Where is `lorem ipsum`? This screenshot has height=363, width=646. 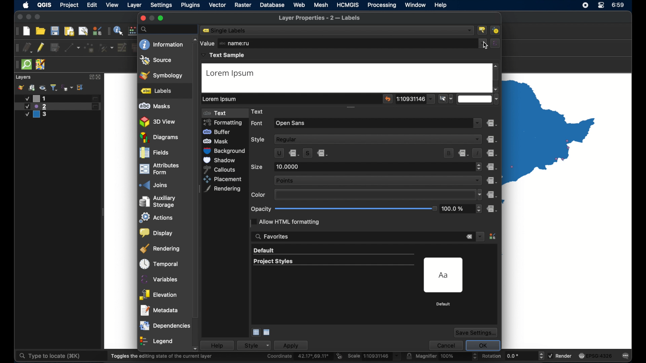 lorem ipsum is located at coordinates (221, 99).